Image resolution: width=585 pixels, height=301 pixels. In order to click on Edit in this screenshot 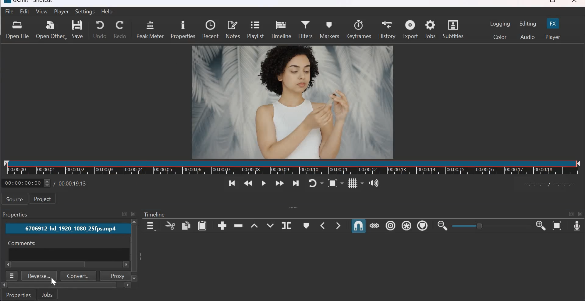, I will do `click(25, 11)`.